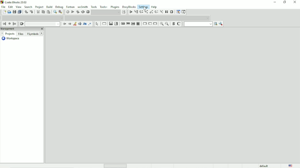  Describe the element at coordinates (19, 7) in the screenshot. I see `View` at that location.